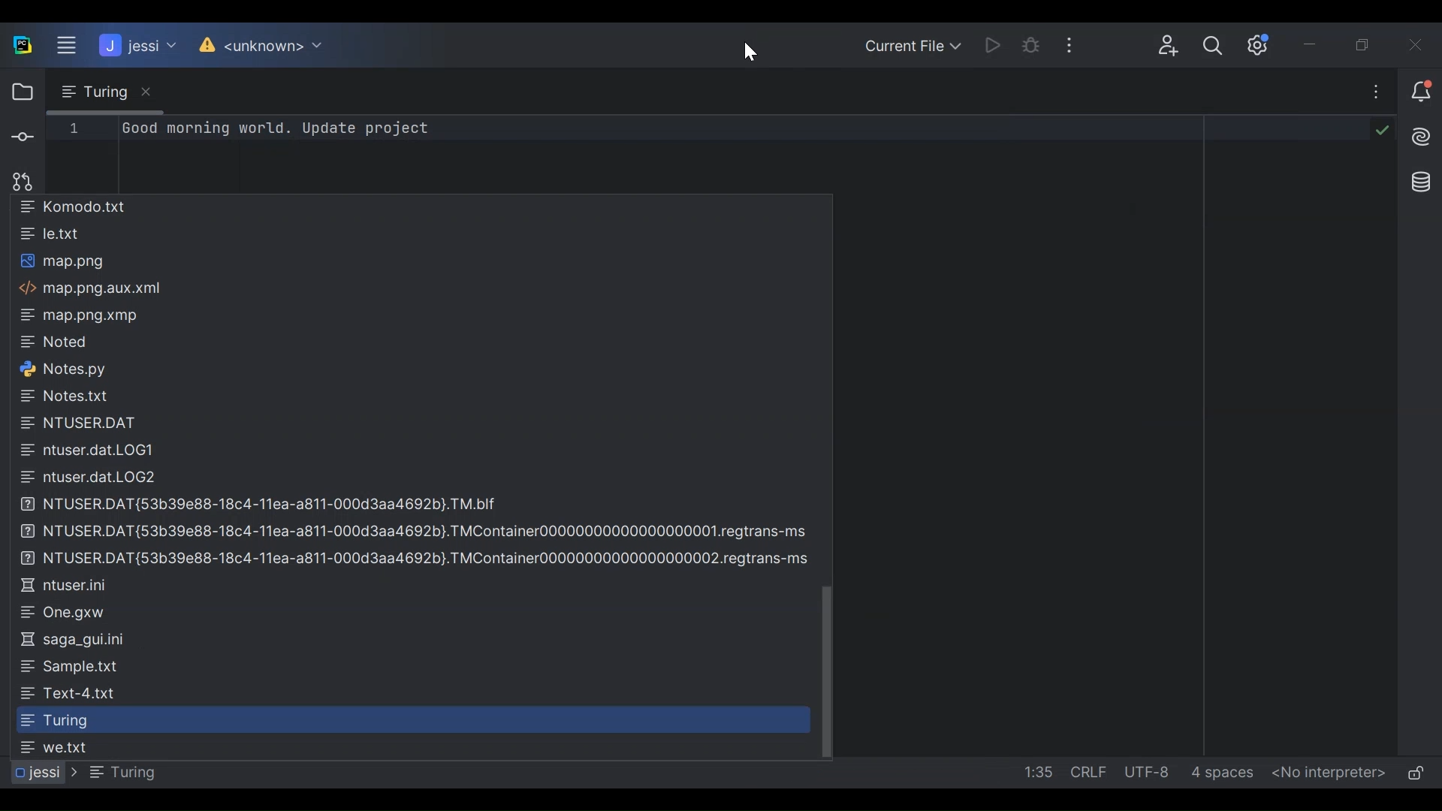  What do you see at coordinates (747, 50) in the screenshot?
I see `Cursor` at bounding box center [747, 50].